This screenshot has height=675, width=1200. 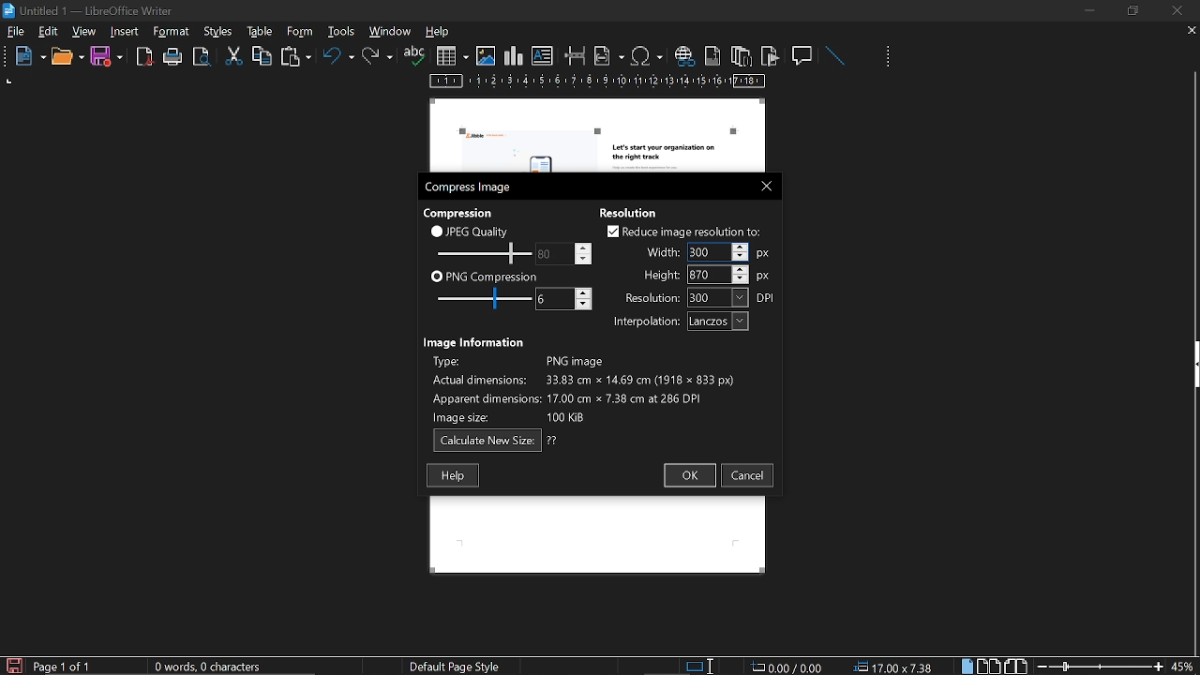 What do you see at coordinates (496, 441) in the screenshot?
I see `calculate new size` at bounding box center [496, 441].